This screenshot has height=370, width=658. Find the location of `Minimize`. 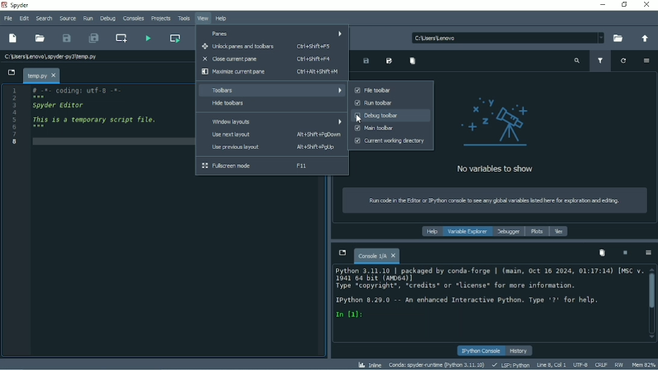

Minimize is located at coordinates (600, 4).